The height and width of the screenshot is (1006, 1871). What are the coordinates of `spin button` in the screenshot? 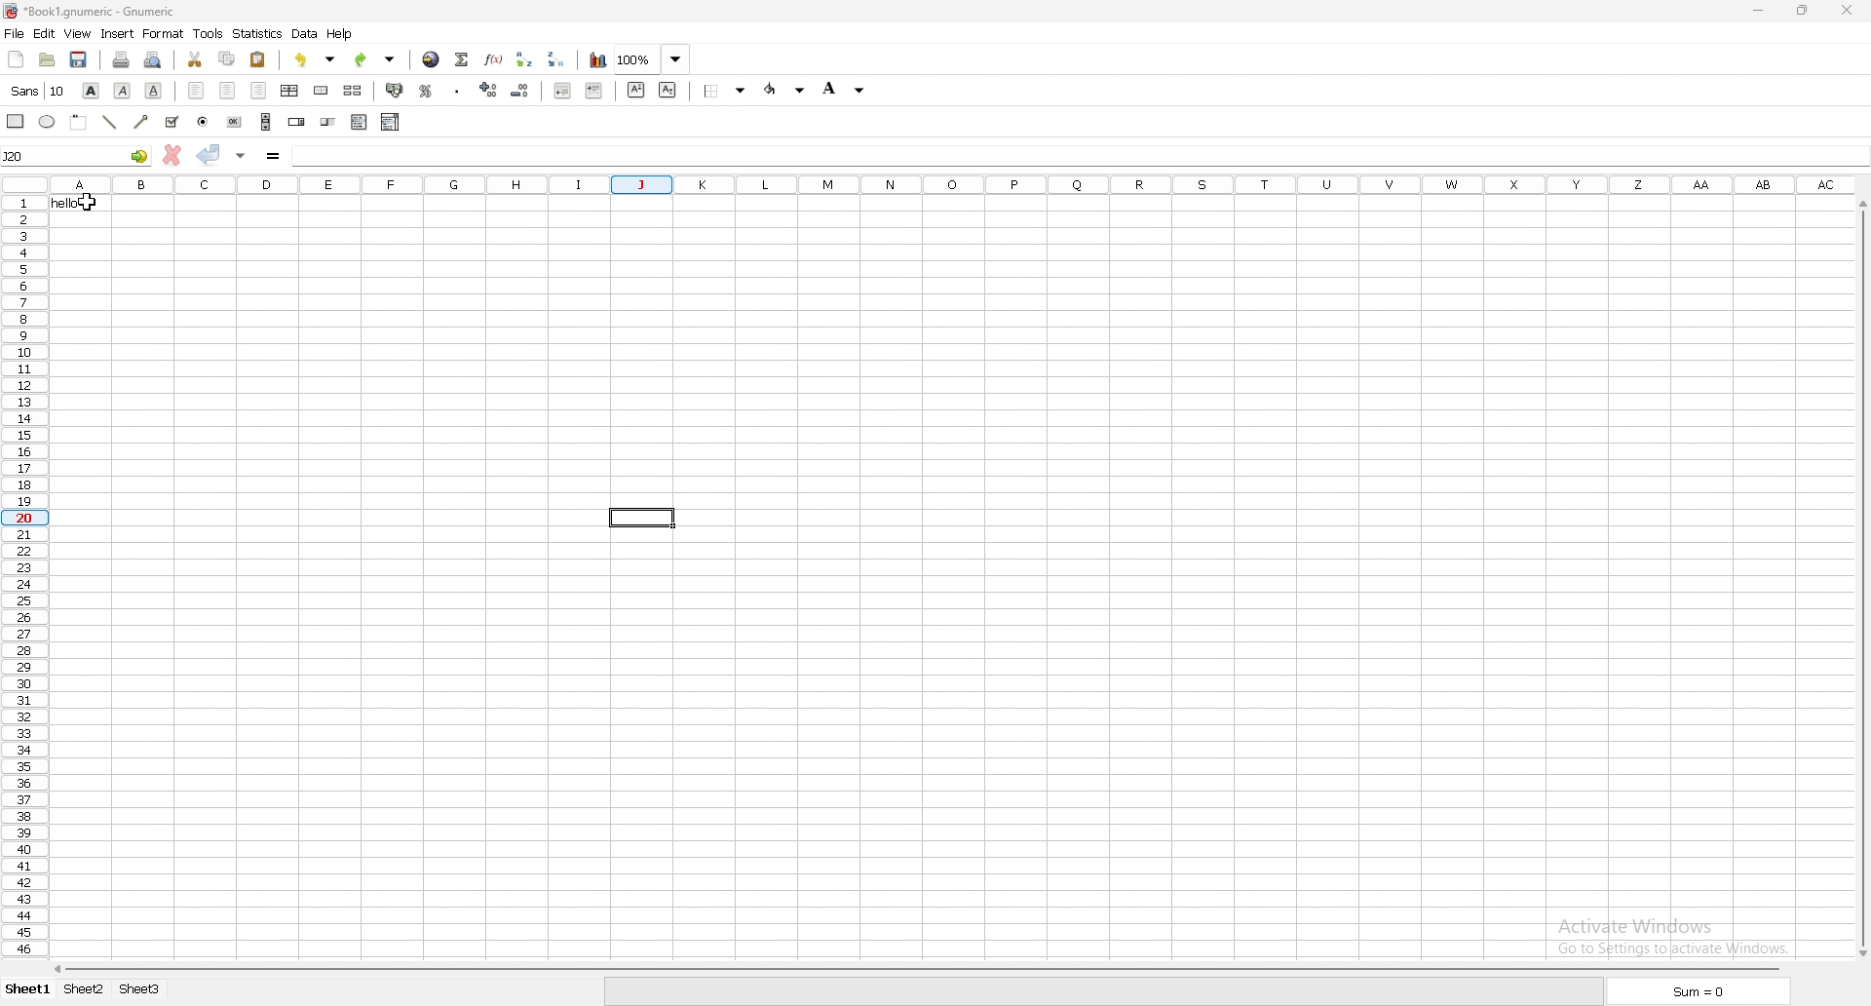 It's located at (296, 120).